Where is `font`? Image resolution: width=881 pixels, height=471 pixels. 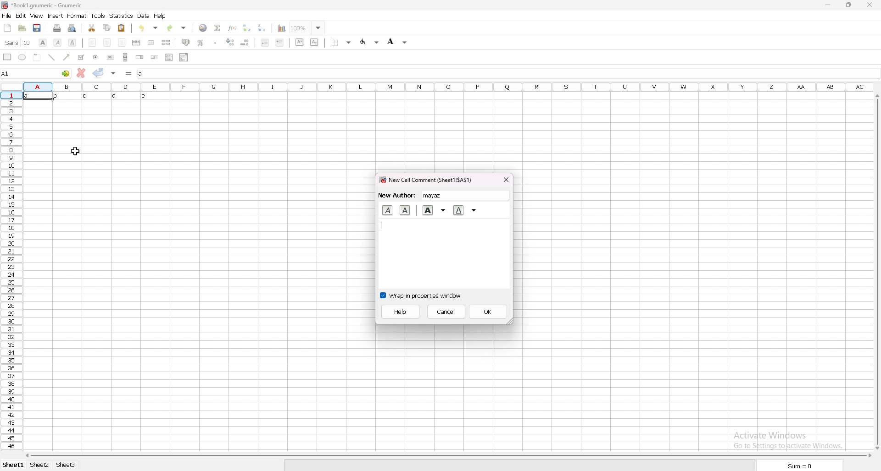 font is located at coordinates (18, 43).